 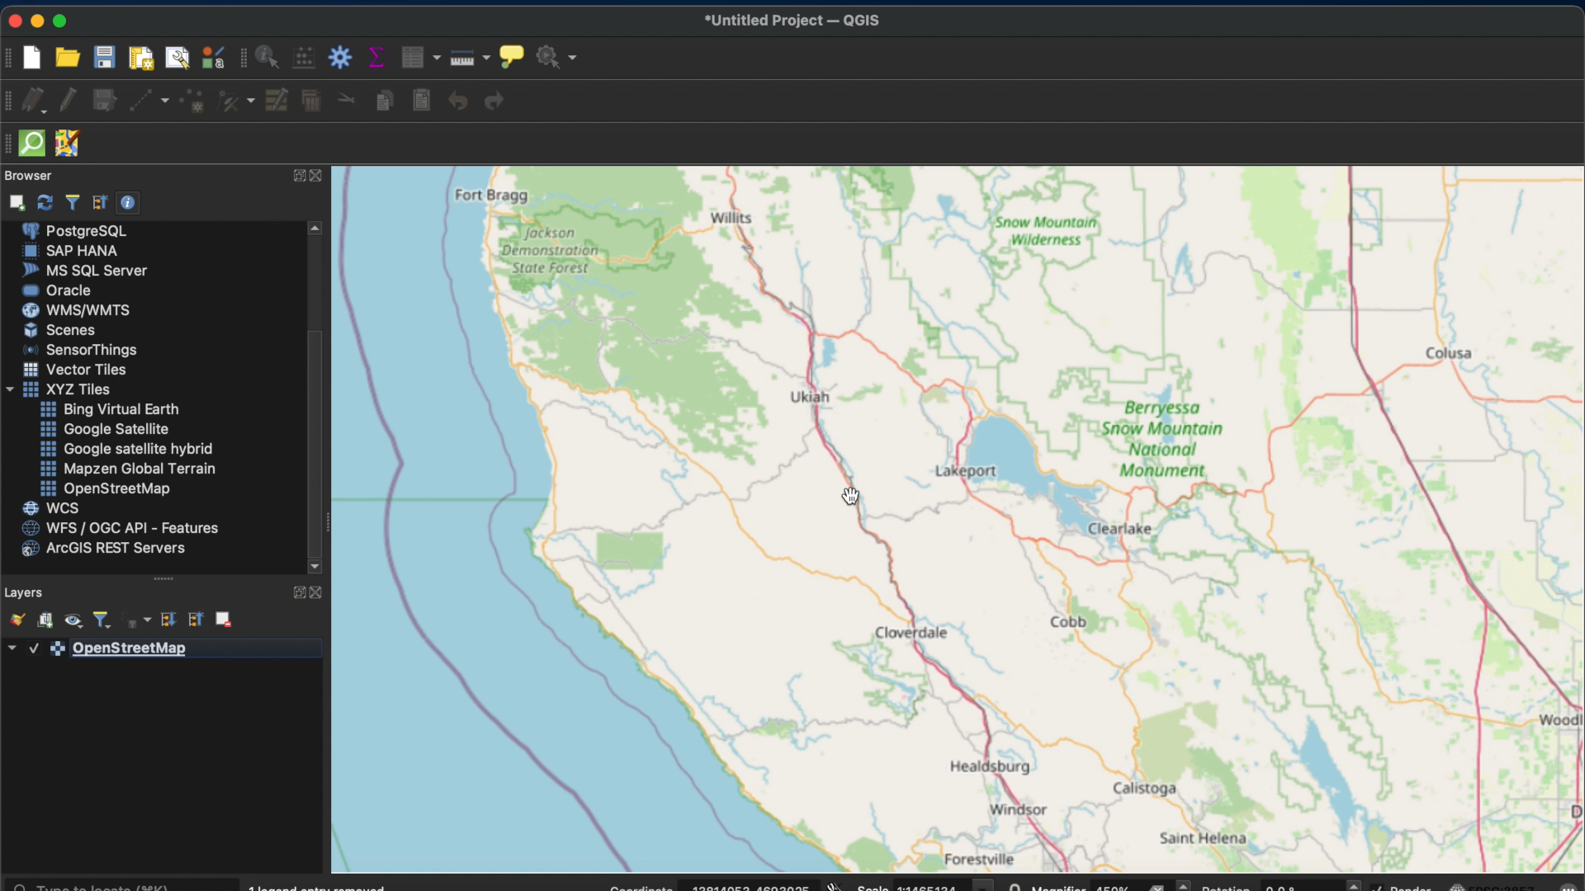 What do you see at coordinates (319, 399) in the screenshot?
I see `SCROLLBAR` at bounding box center [319, 399].